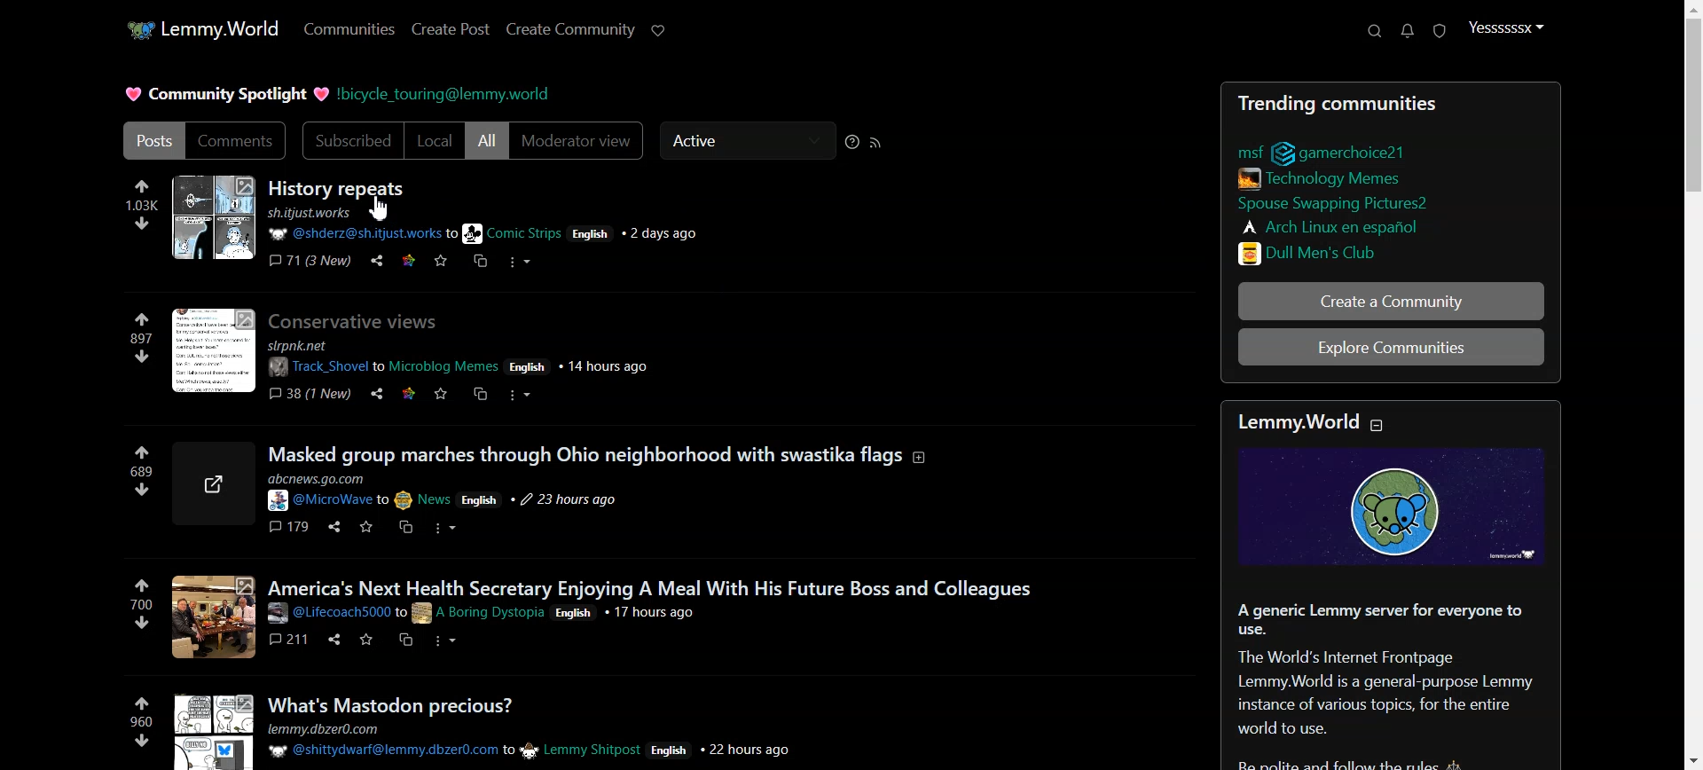 The height and width of the screenshot is (770, 1703). I want to click on Active, so click(746, 140).